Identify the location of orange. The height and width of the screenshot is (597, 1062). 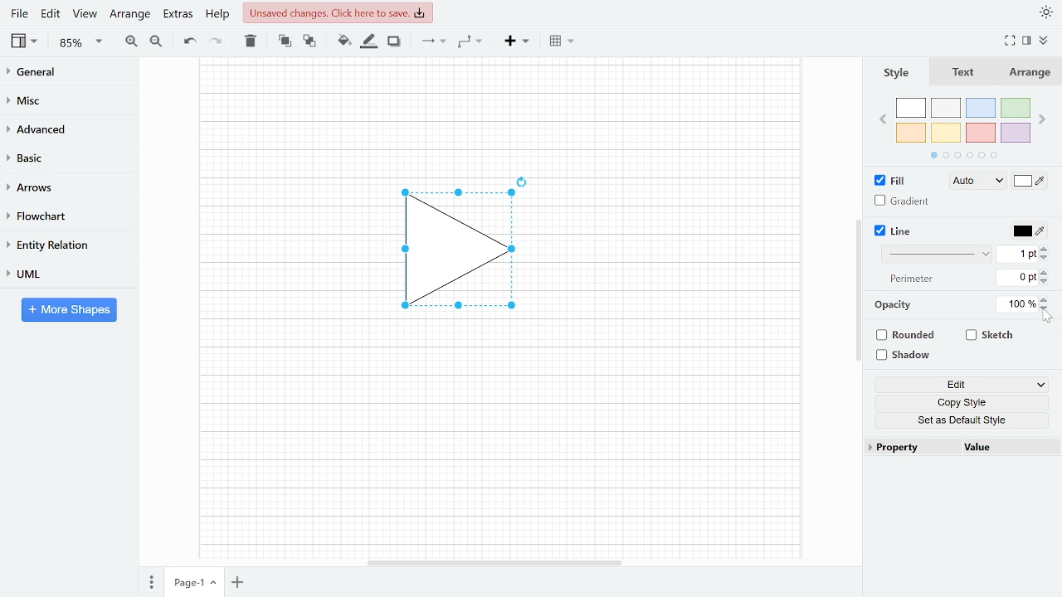
(911, 133).